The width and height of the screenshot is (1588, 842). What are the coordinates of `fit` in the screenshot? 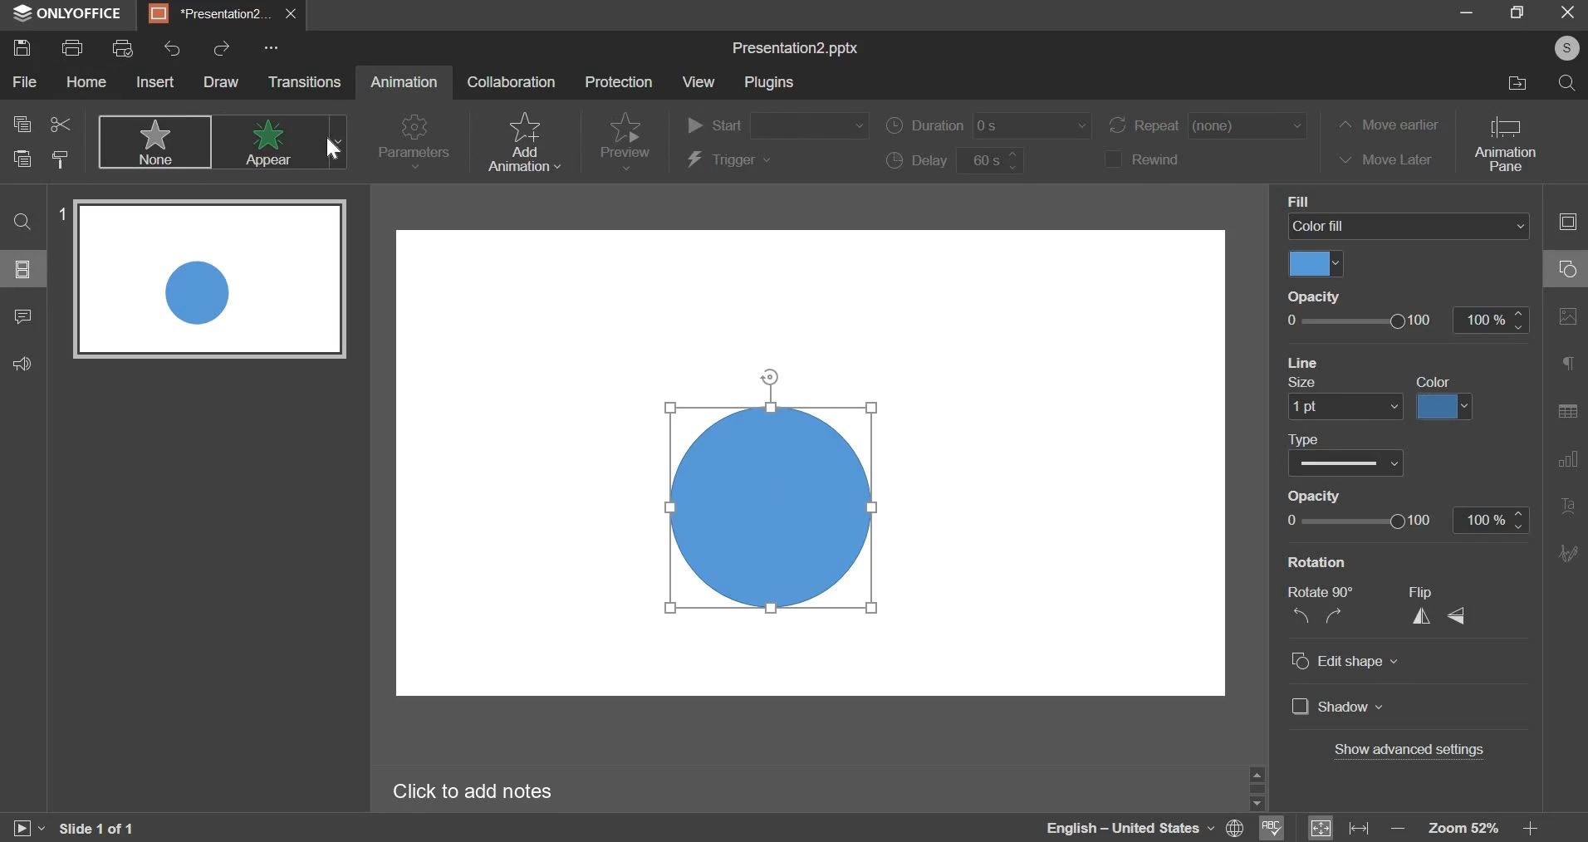 It's located at (1339, 827).